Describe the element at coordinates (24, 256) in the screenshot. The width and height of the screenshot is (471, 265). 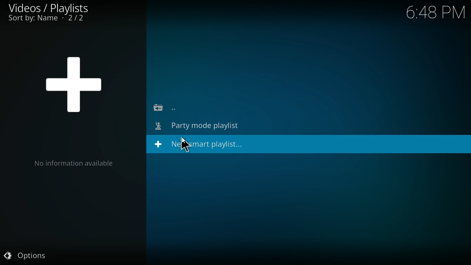
I see `options` at that location.